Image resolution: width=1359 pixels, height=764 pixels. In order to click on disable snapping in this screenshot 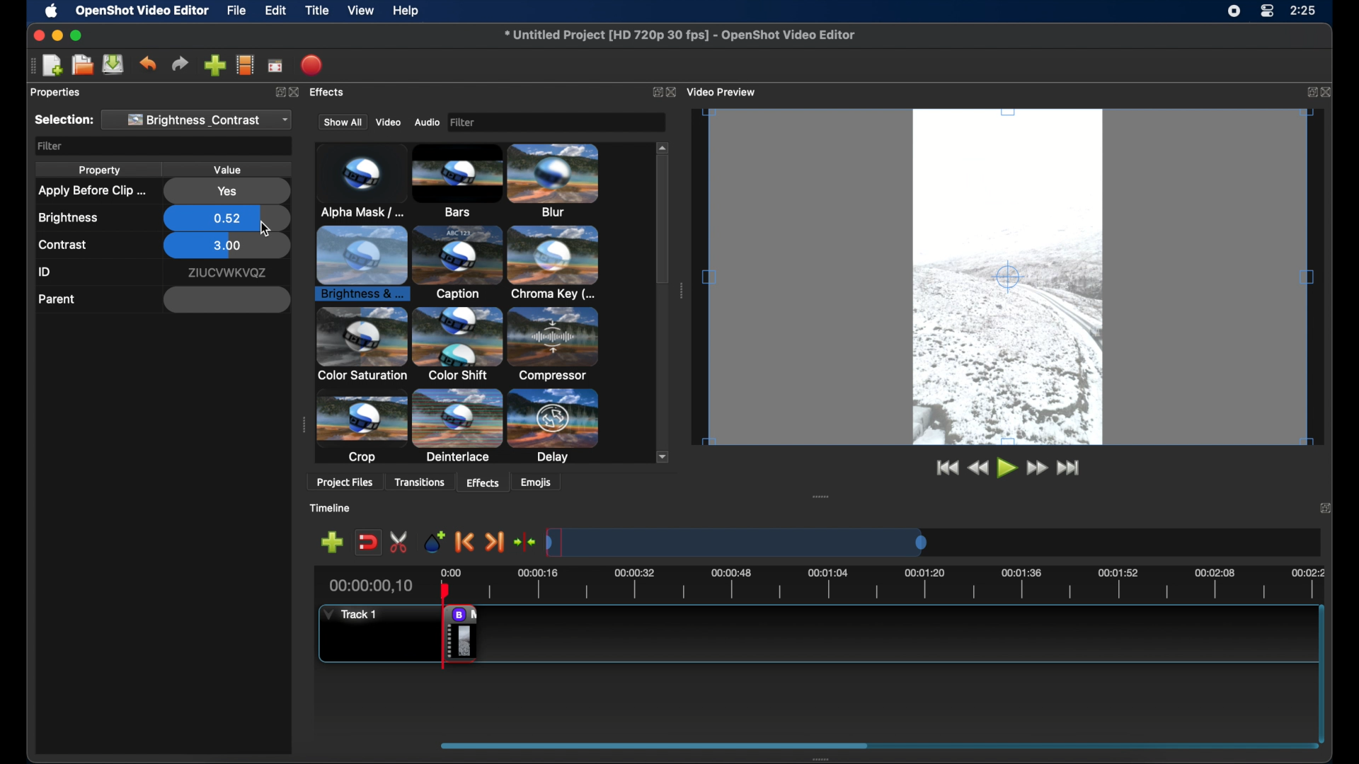, I will do `click(364, 543)`.